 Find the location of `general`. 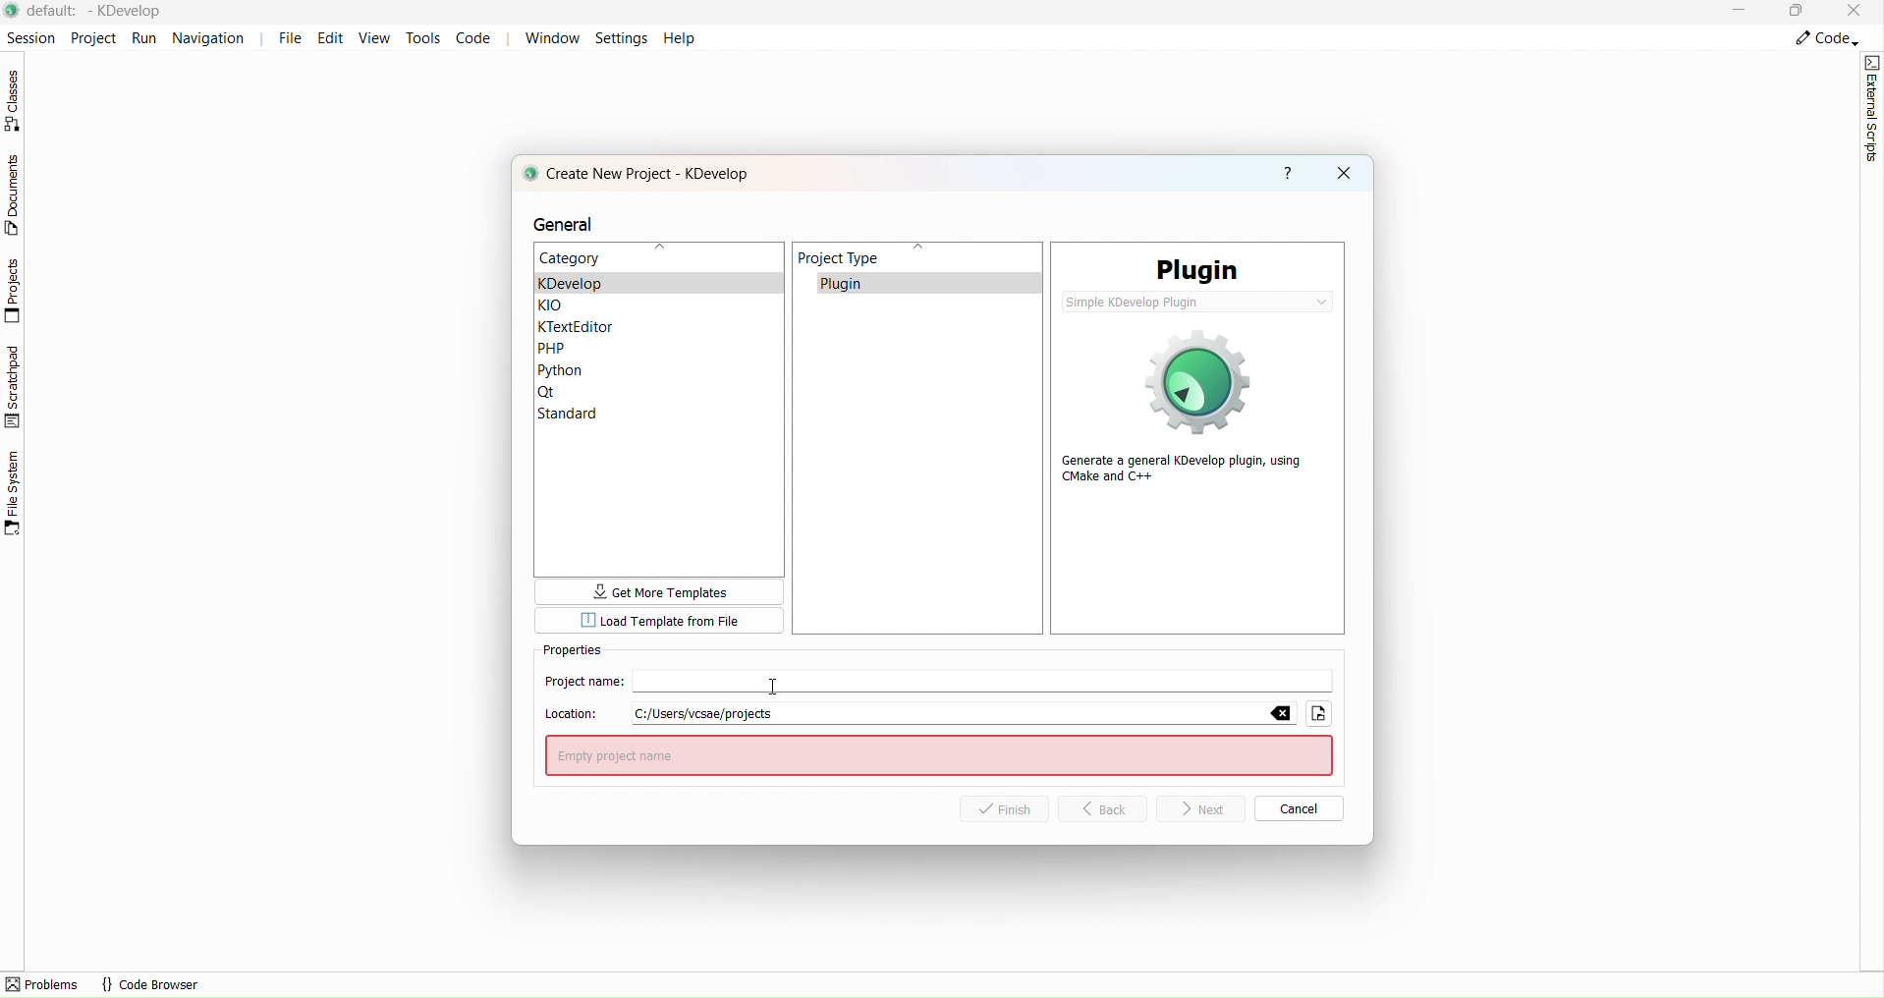

general is located at coordinates (578, 222).